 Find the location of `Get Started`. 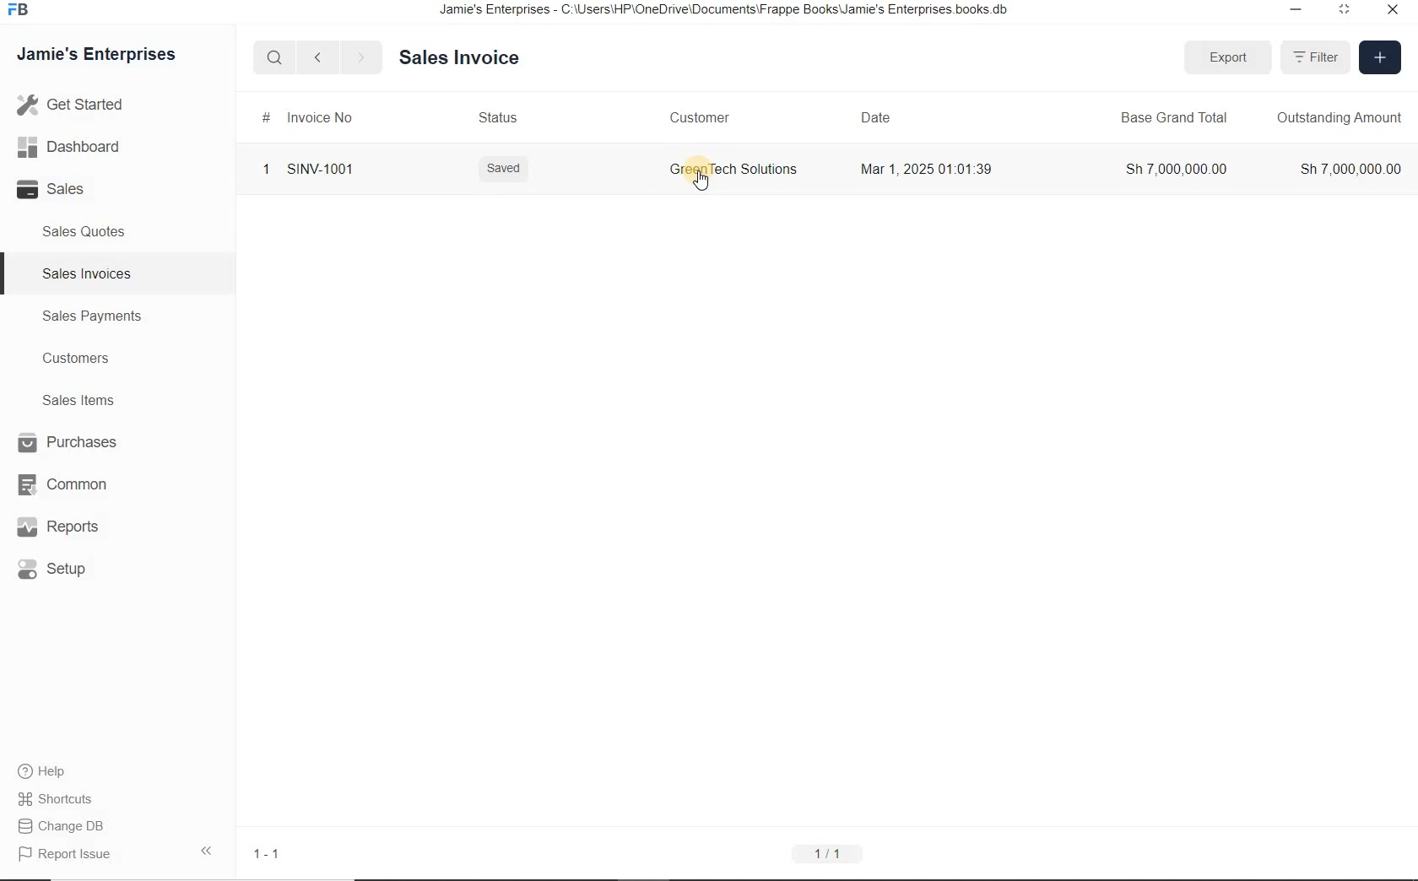

Get Started is located at coordinates (71, 106).